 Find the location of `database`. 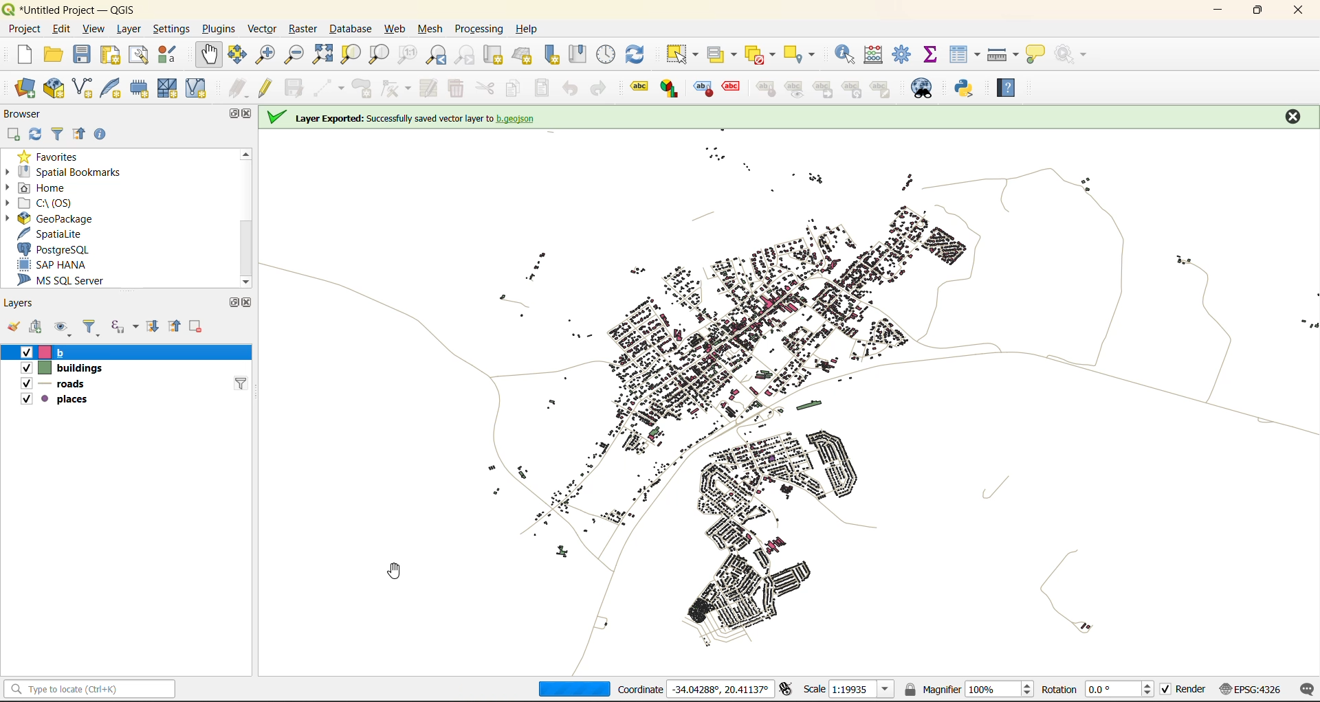

database is located at coordinates (353, 27).